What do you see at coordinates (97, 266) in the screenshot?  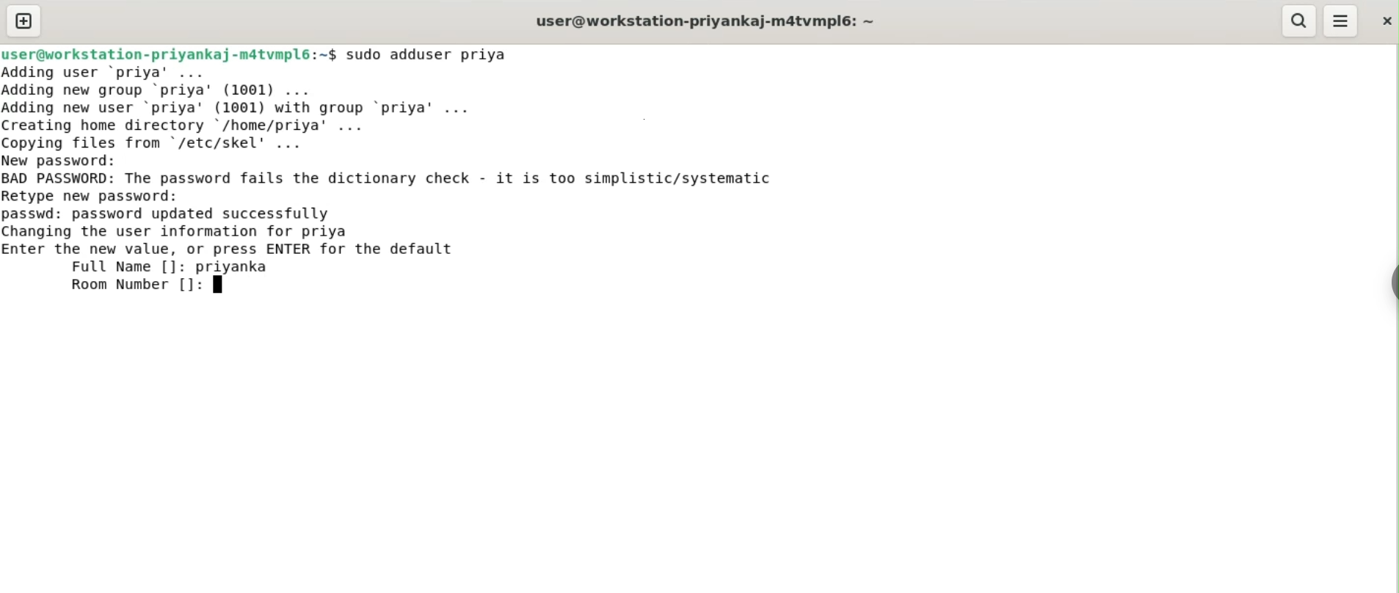 I see `full name [] :` at bounding box center [97, 266].